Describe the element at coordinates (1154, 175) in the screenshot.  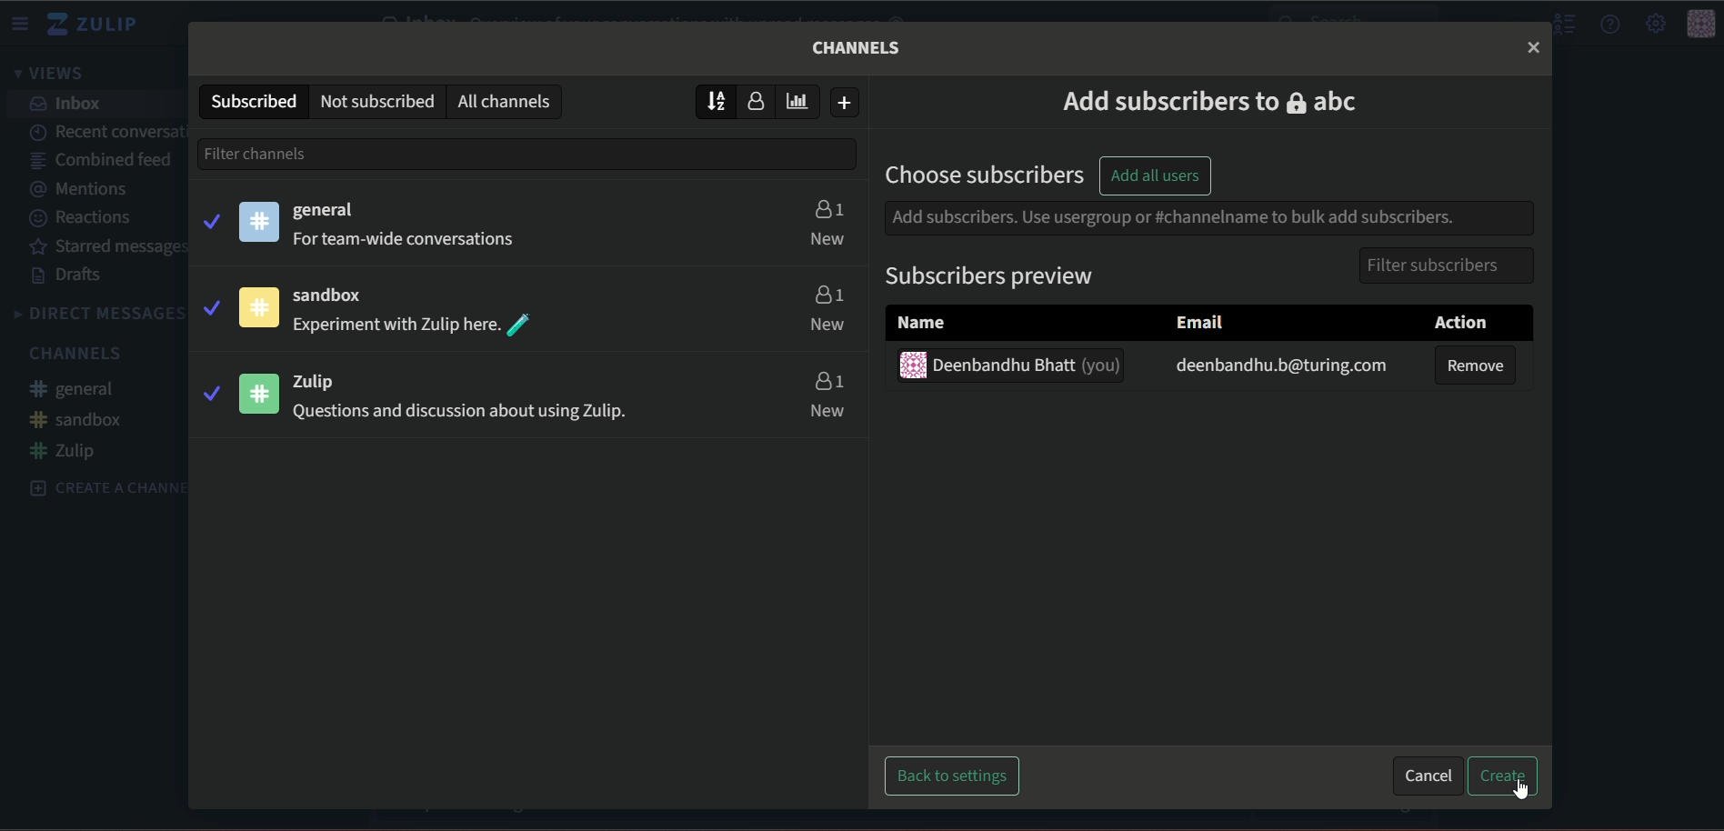
I see `add all users` at that location.